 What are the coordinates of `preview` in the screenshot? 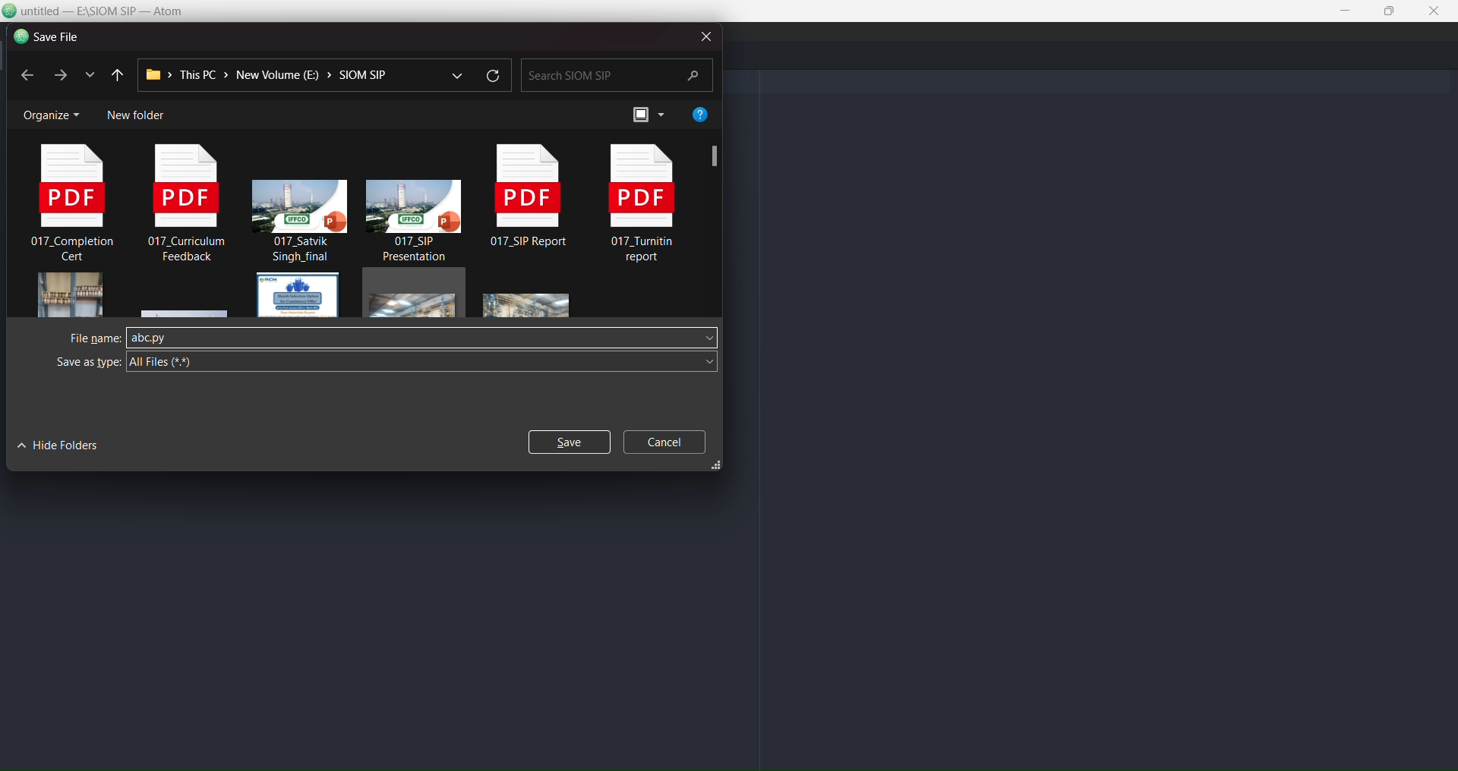 It's located at (646, 115).